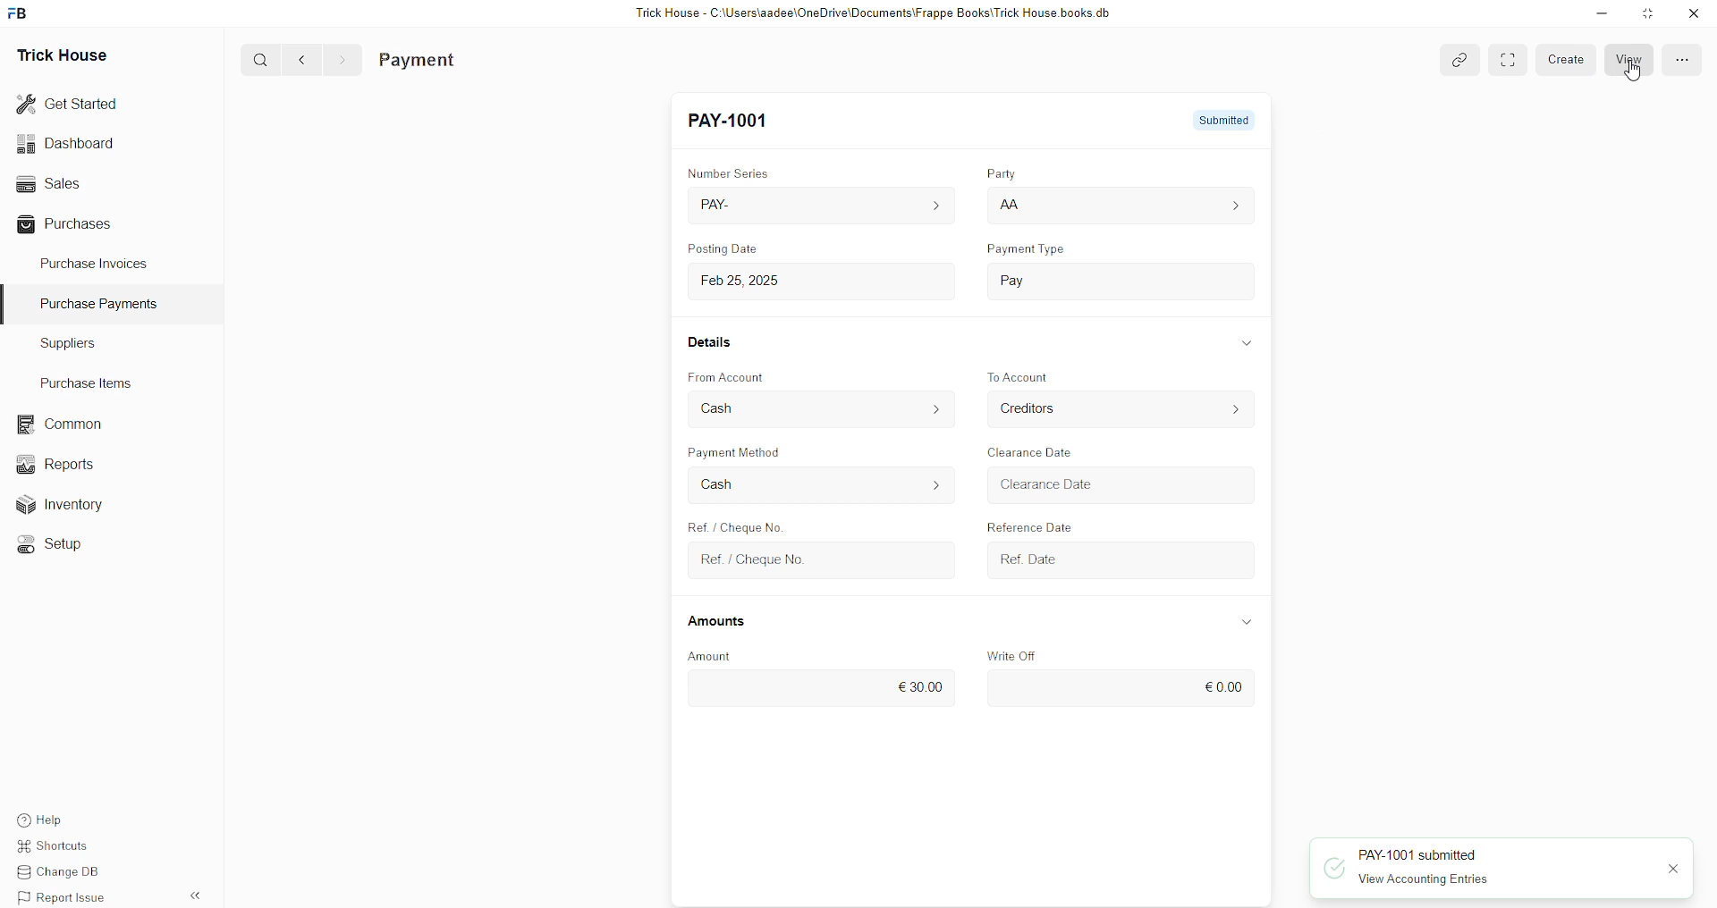 The width and height of the screenshot is (1717, 908). What do you see at coordinates (1569, 59) in the screenshot?
I see `create` at bounding box center [1569, 59].